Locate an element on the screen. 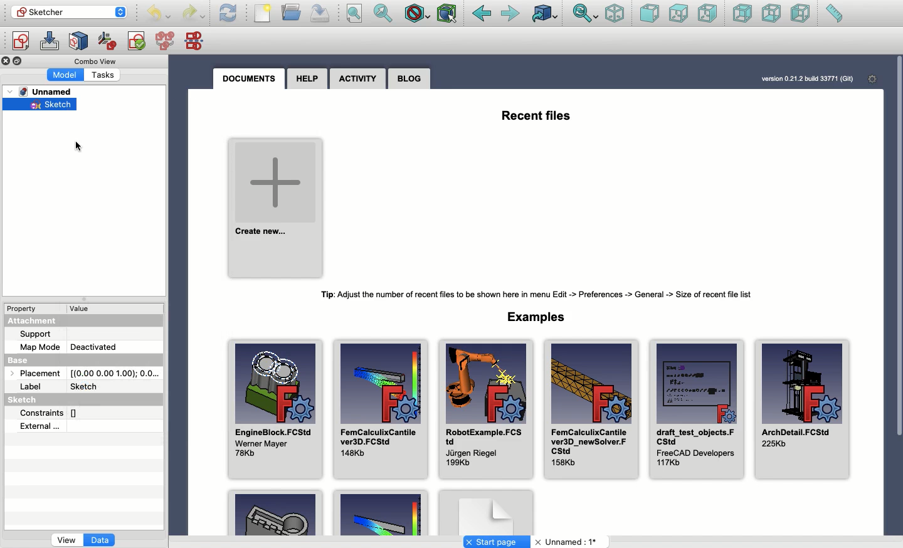 The image size is (903, 548). RobotExample is located at coordinates (483, 409).